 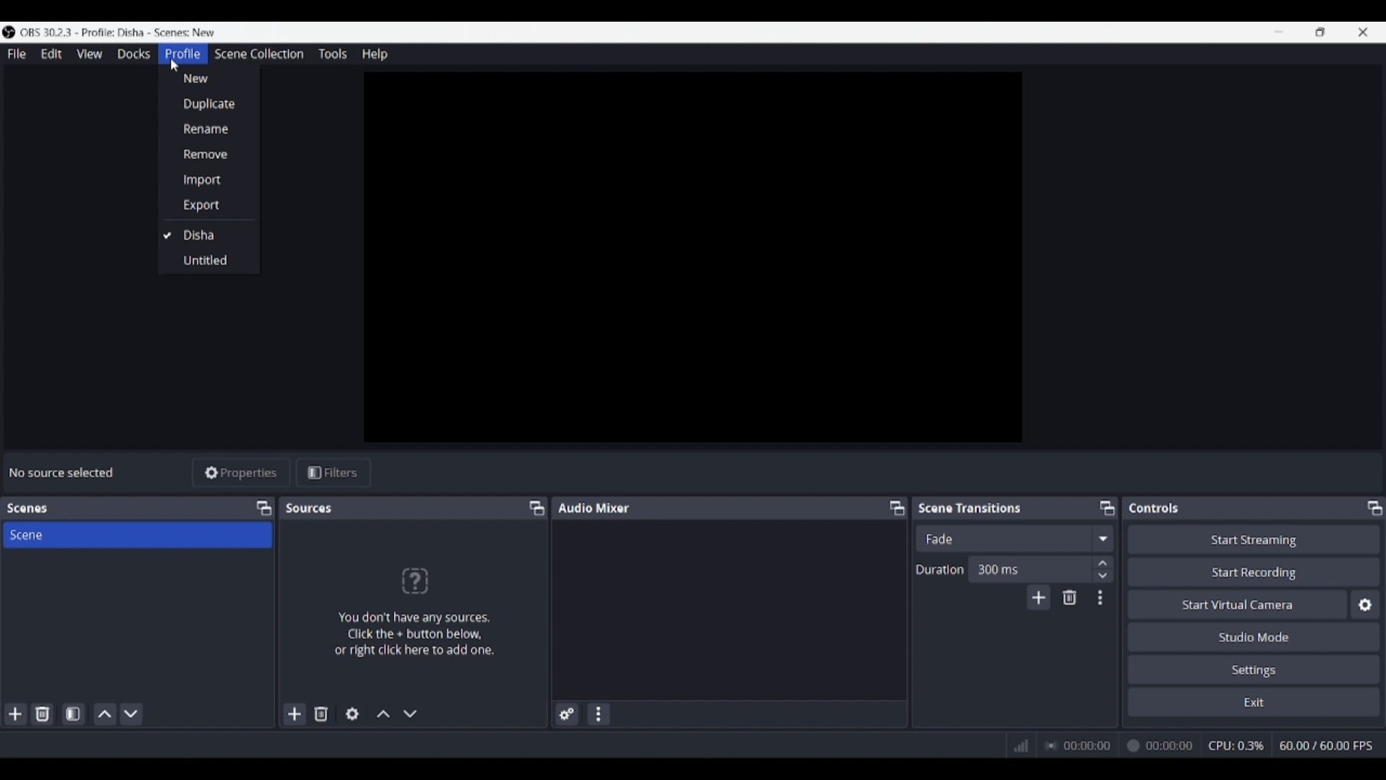 What do you see at coordinates (1320, 32) in the screenshot?
I see `Show interface in a smaller tab` at bounding box center [1320, 32].